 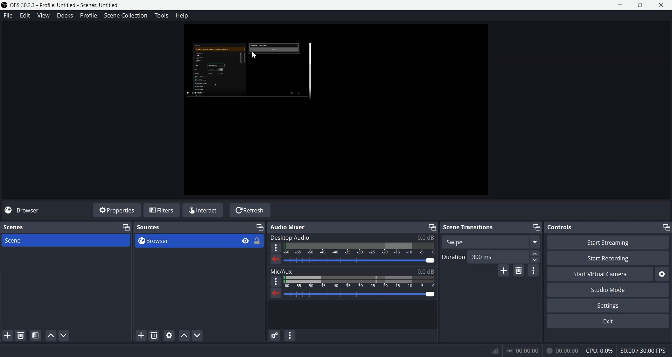 I want to click on Minimize, so click(x=620, y=5).